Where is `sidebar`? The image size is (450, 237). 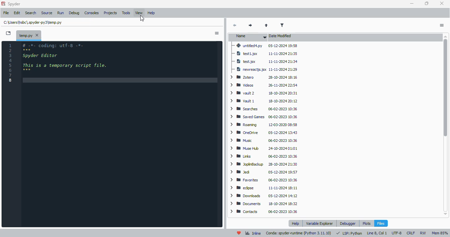 sidebar is located at coordinates (217, 34).